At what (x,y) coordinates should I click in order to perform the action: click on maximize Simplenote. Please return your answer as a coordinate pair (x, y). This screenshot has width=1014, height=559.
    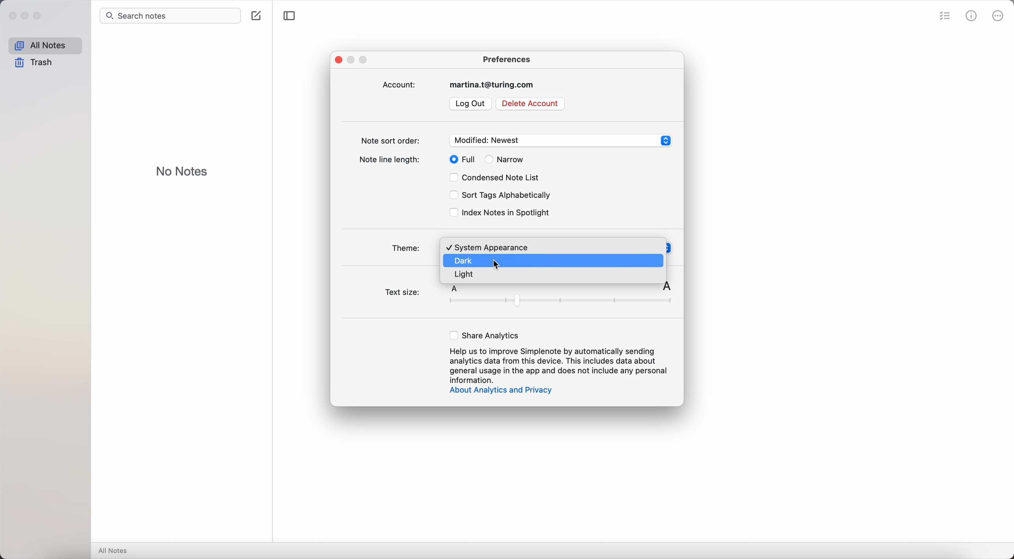
    Looking at the image, I should click on (366, 61).